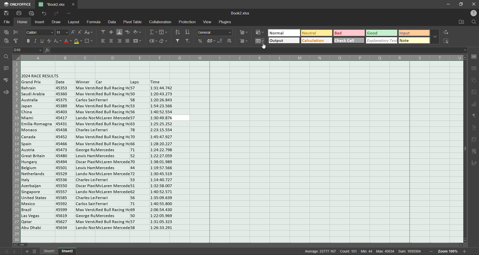  What do you see at coordinates (258, 51) in the screenshot?
I see `formula bar` at bounding box center [258, 51].